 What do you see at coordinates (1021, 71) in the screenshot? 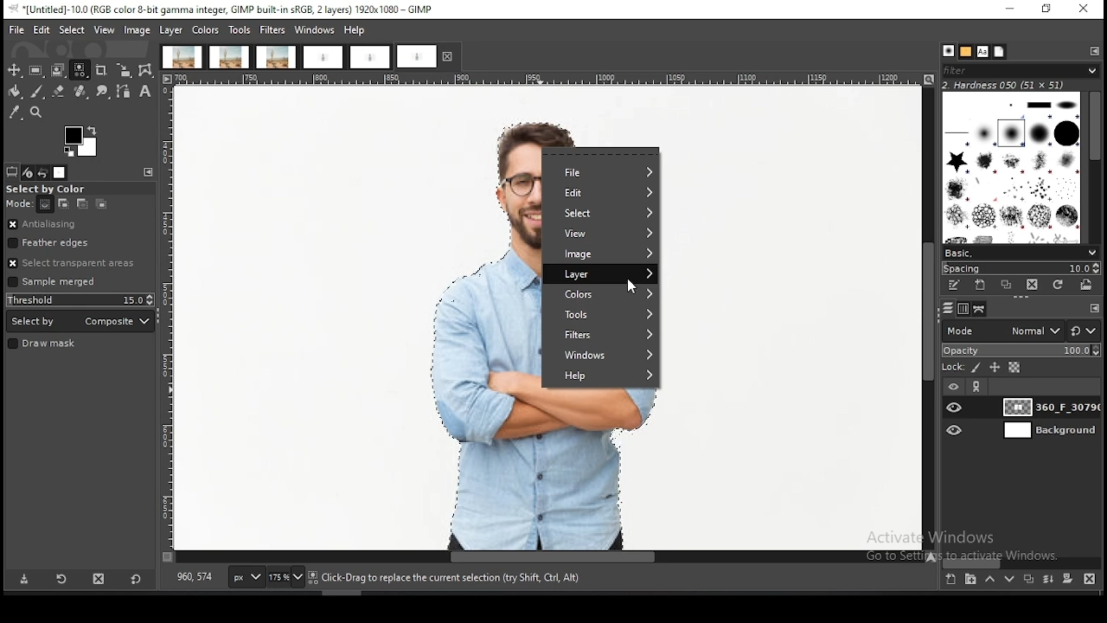
I see `filter brushes` at bounding box center [1021, 71].